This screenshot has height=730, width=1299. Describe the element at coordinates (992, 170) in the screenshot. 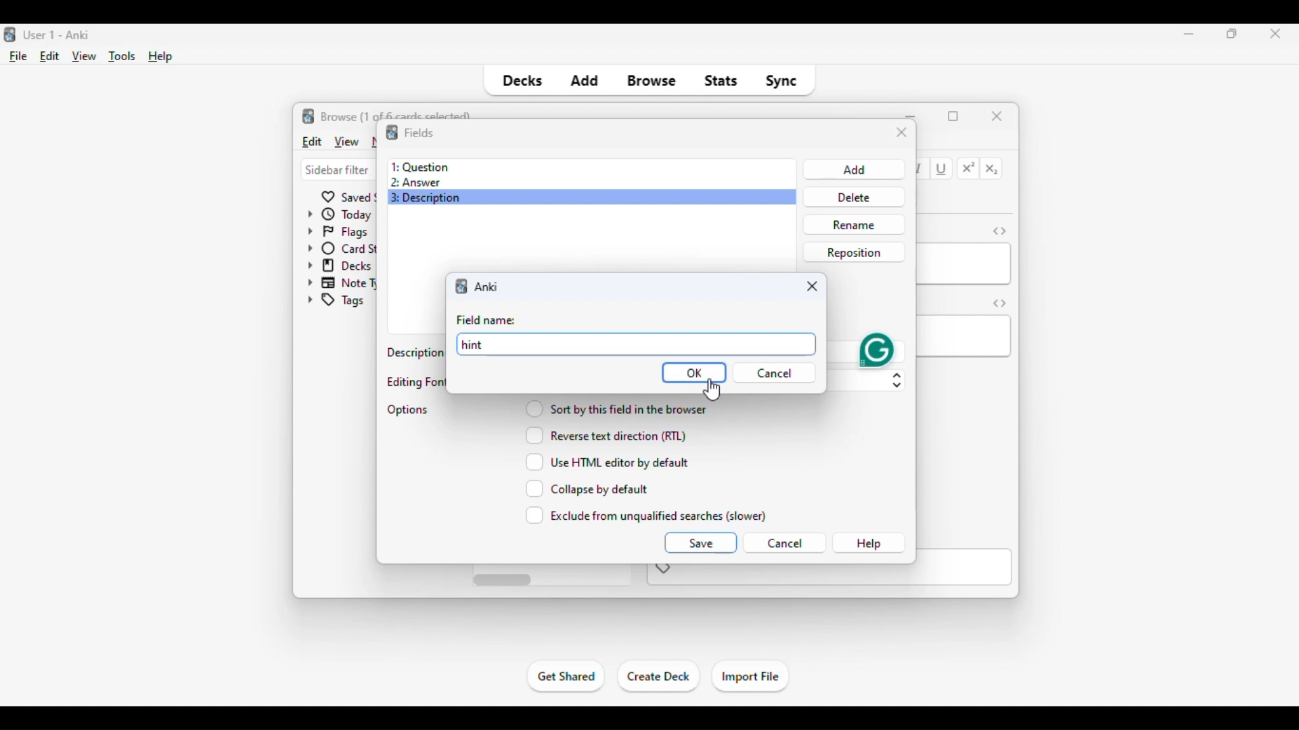

I see `subscript` at that location.